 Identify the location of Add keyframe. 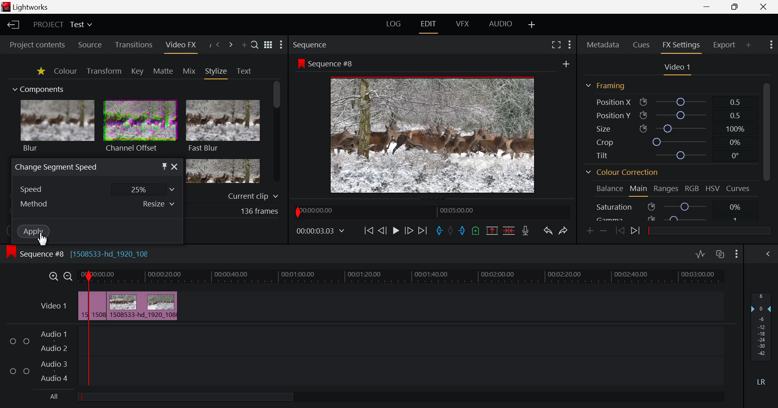
(590, 232).